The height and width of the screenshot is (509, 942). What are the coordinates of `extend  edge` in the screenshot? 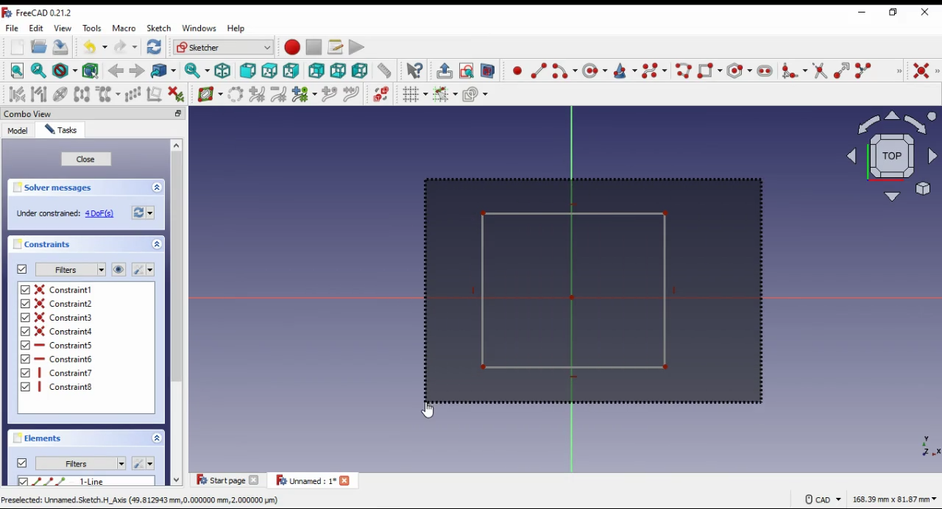 It's located at (841, 70).